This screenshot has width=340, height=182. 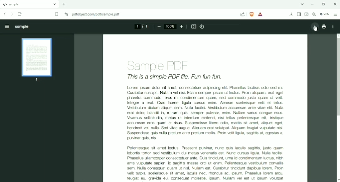 What do you see at coordinates (337, 78) in the screenshot?
I see `Vertical scrollbar` at bounding box center [337, 78].